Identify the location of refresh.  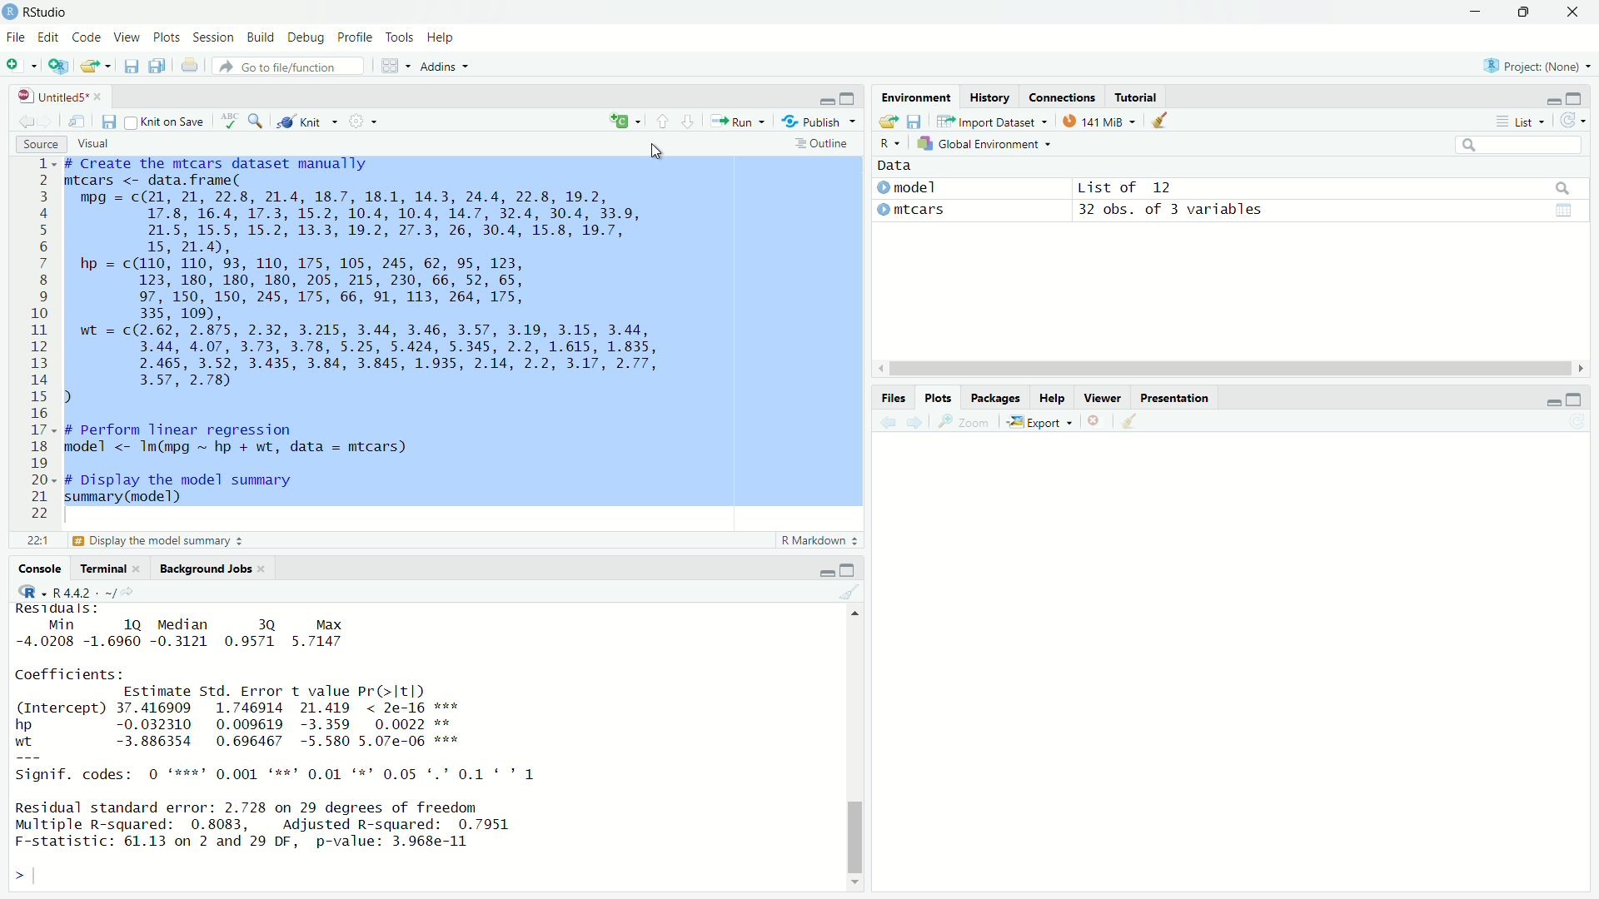
(1575, 121).